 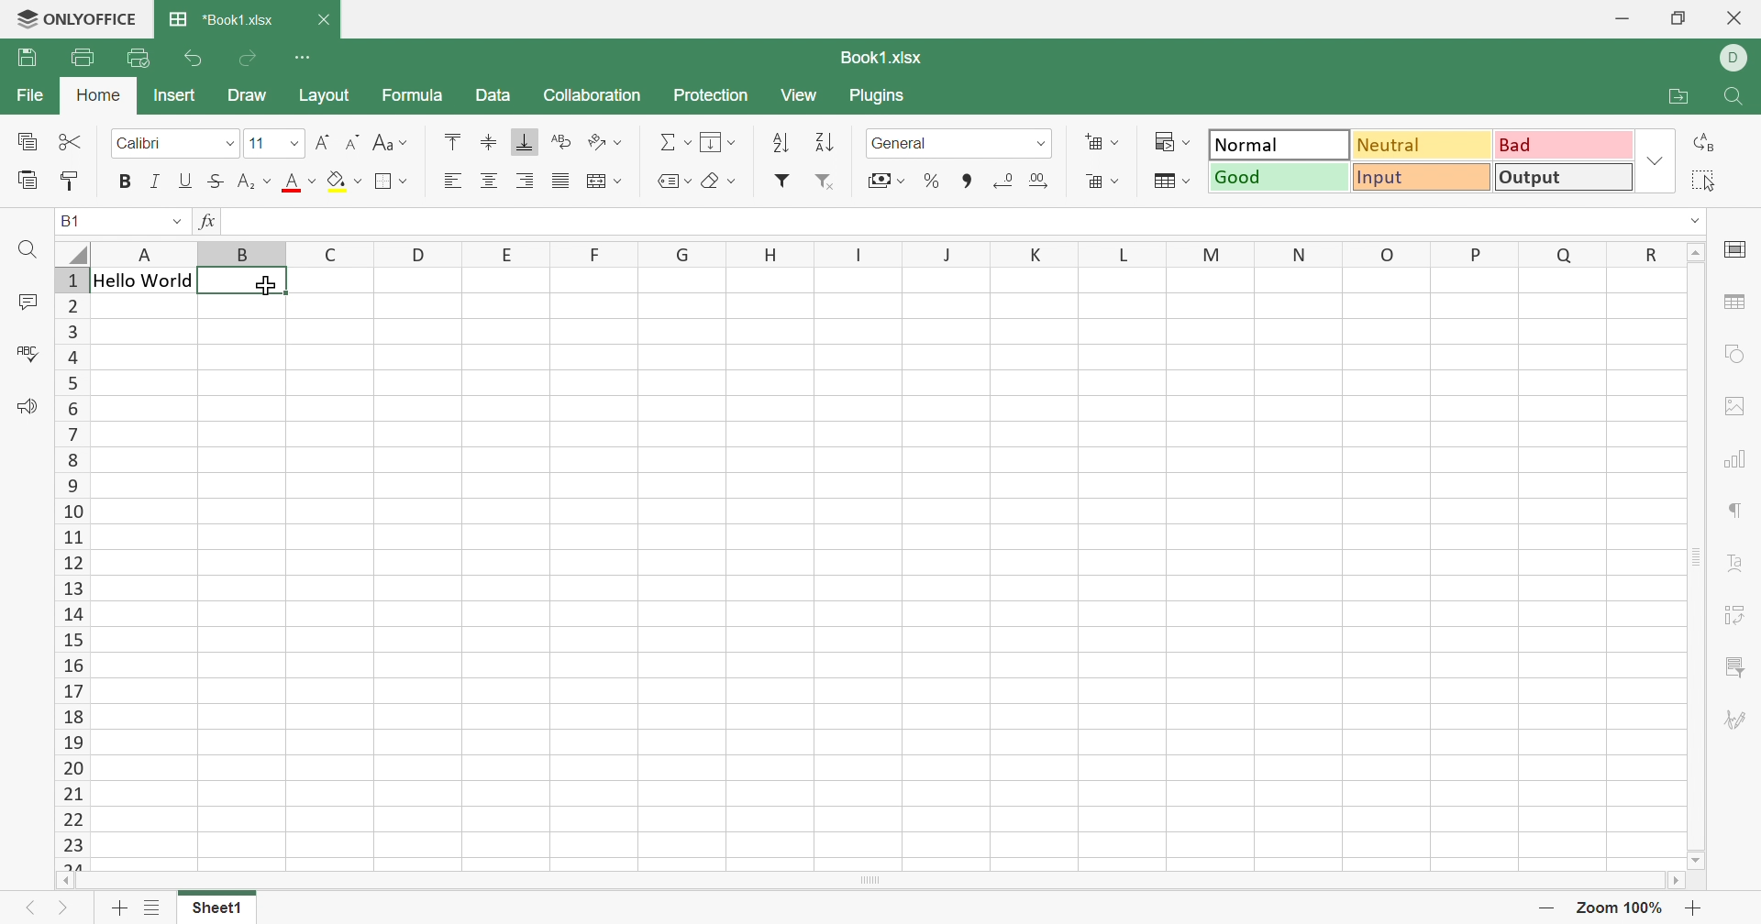 What do you see at coordinates (1733, 461) in the screenshot?
I see `chart settings` at bounding box center [1733, 461].